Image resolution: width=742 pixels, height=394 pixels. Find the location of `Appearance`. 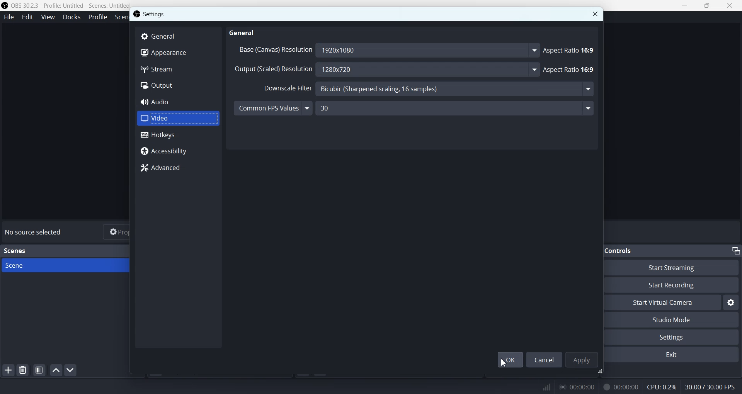

Appearance is located at coordinates (178, 54).